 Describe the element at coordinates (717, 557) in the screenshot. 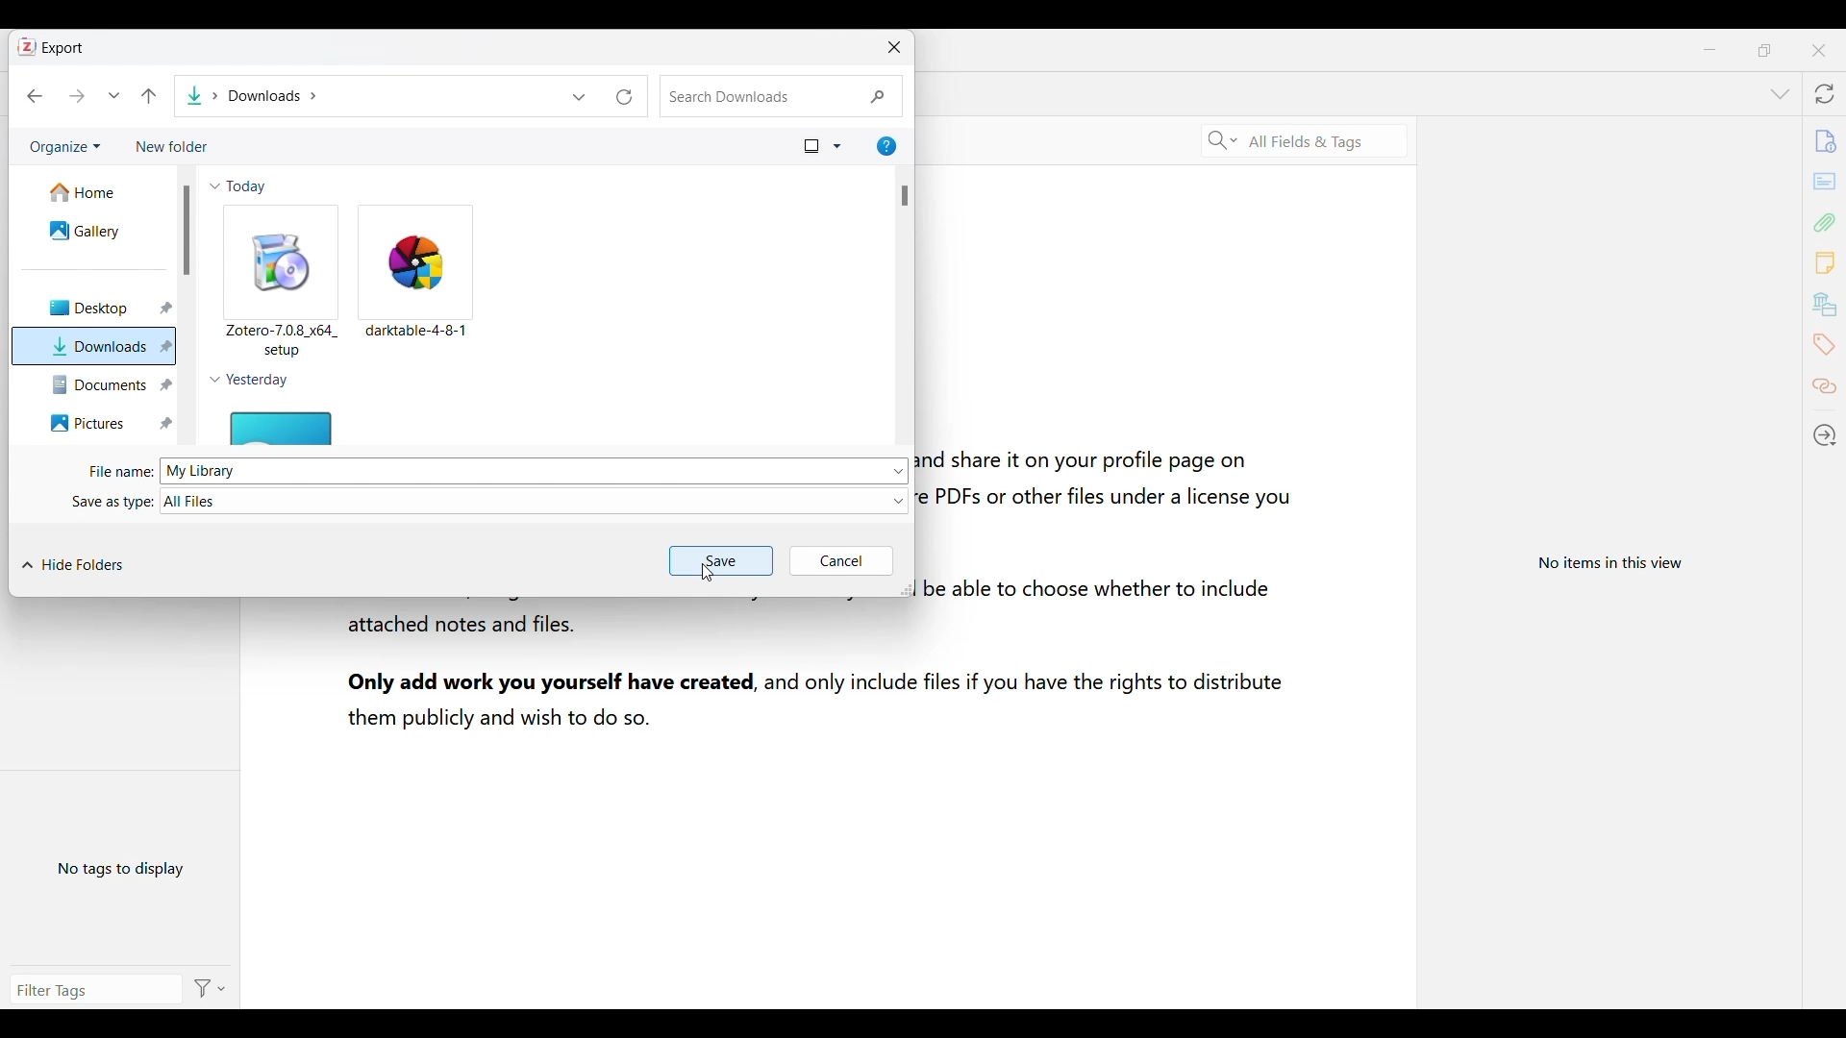

I see `Save` at that location.